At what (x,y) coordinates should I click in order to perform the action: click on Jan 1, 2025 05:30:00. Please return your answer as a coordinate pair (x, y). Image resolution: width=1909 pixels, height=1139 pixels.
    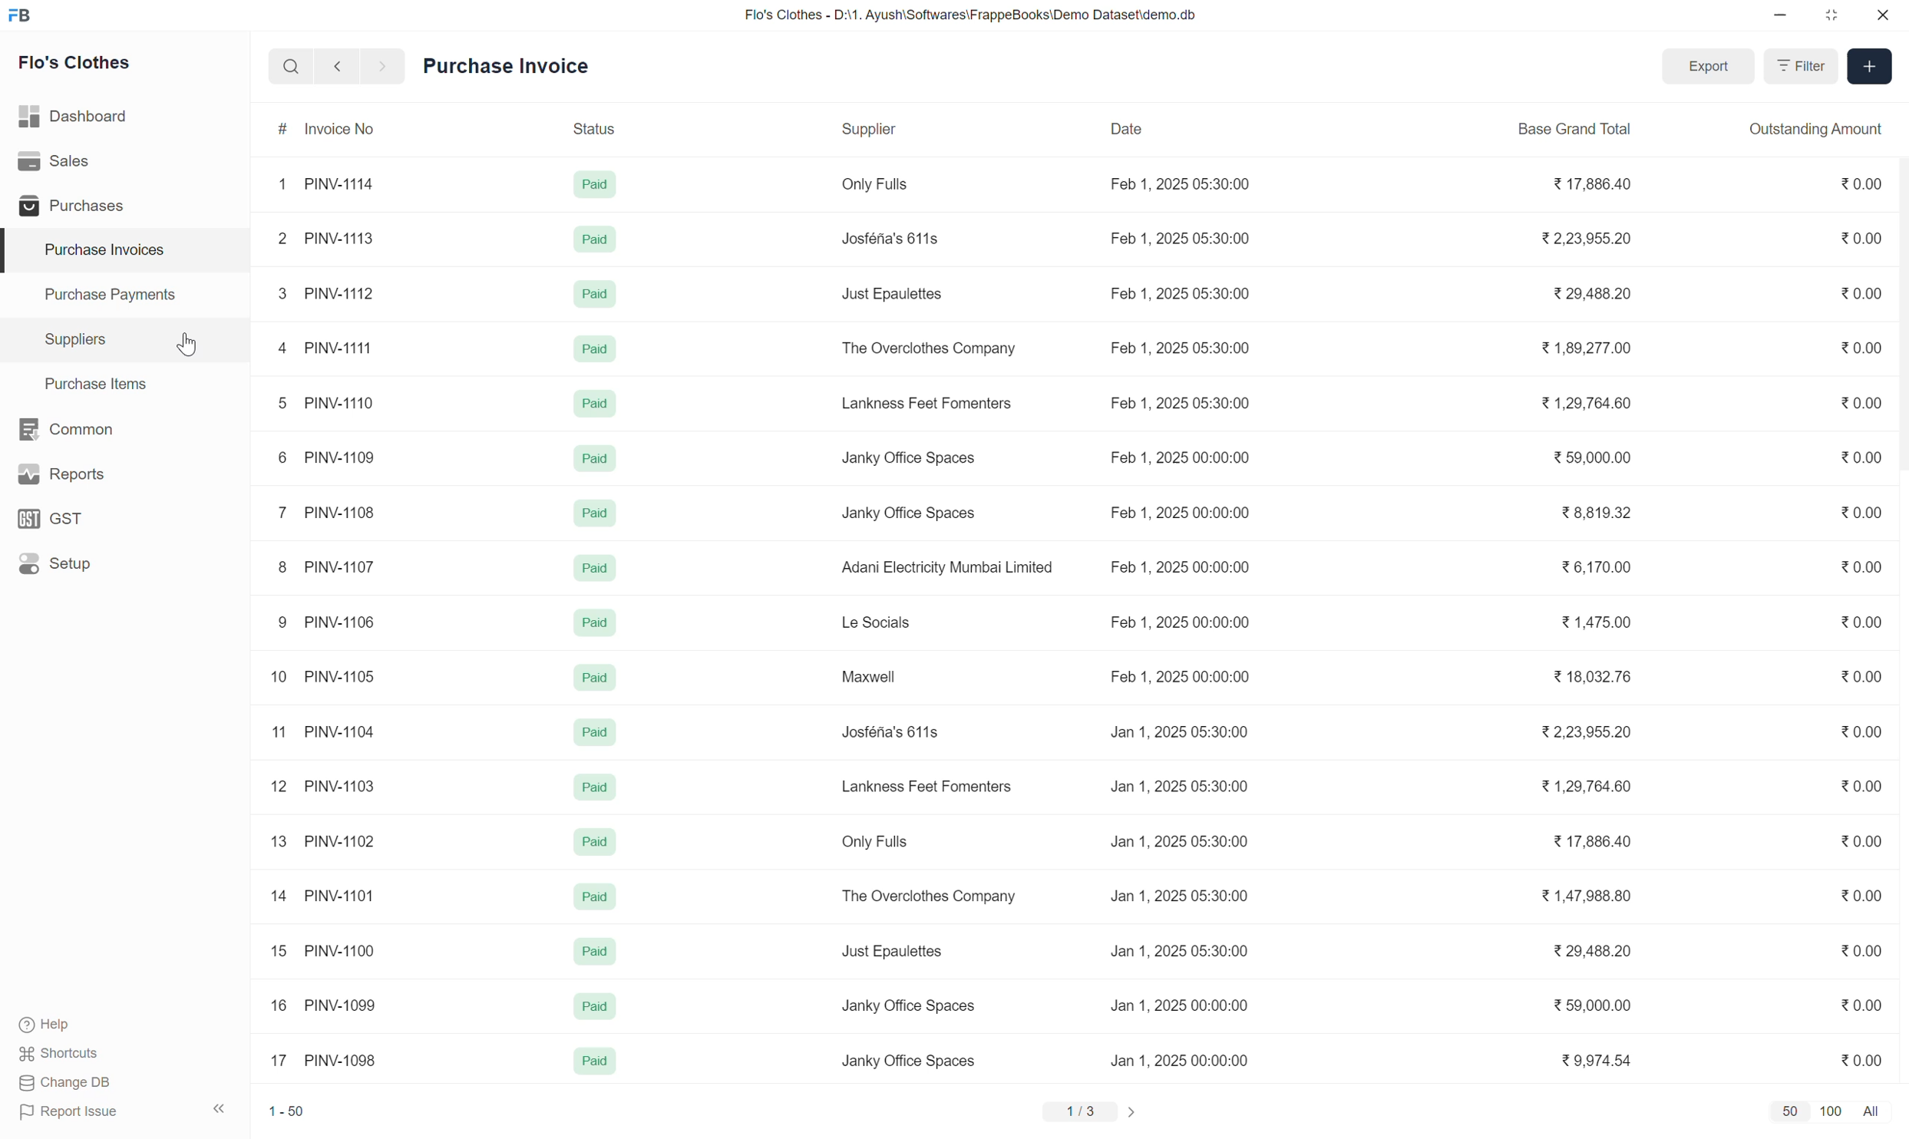
    Looking at the image, I should click on (1183, 952).